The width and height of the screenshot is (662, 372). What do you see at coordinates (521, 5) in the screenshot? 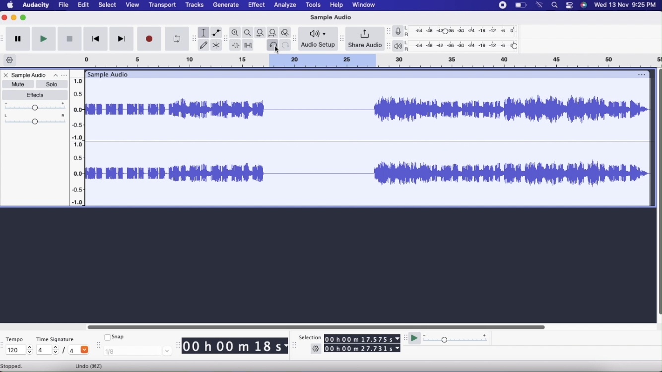
I see `power` at bounding box center [521, 5].